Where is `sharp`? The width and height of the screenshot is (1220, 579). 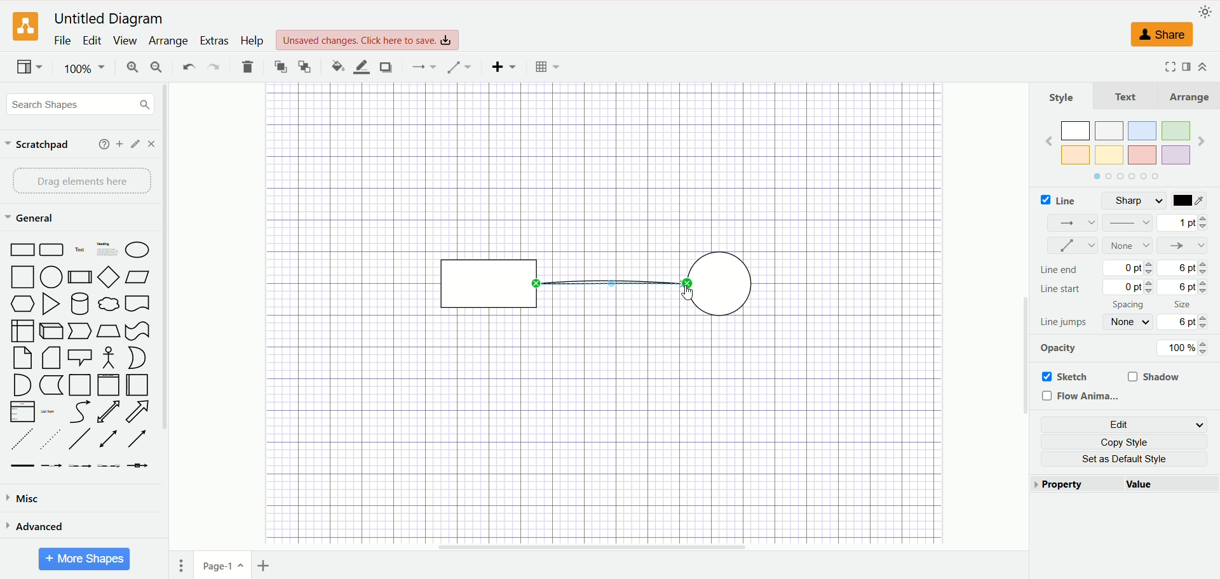
sharp is located at coordinates (1137, 201).